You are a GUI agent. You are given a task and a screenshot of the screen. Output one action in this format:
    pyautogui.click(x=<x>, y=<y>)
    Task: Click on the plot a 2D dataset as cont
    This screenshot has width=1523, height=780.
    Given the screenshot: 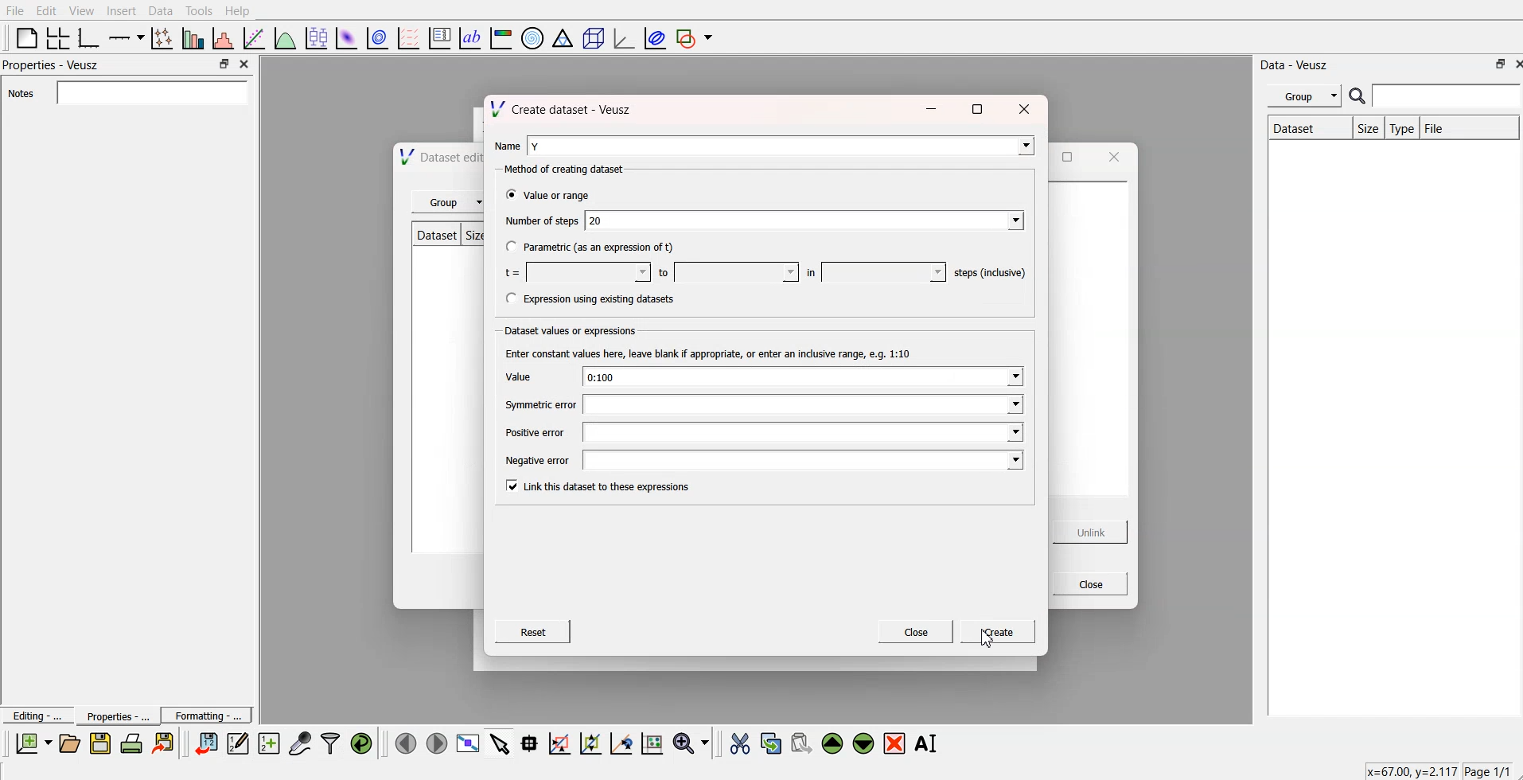 What is the action you would take?
    pyautogui.click(x=379, y=38)
    